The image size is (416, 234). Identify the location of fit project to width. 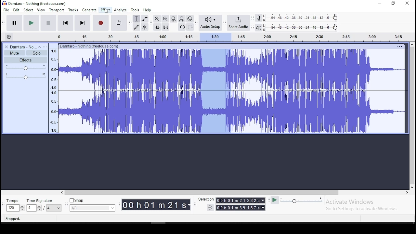
(182, 19).